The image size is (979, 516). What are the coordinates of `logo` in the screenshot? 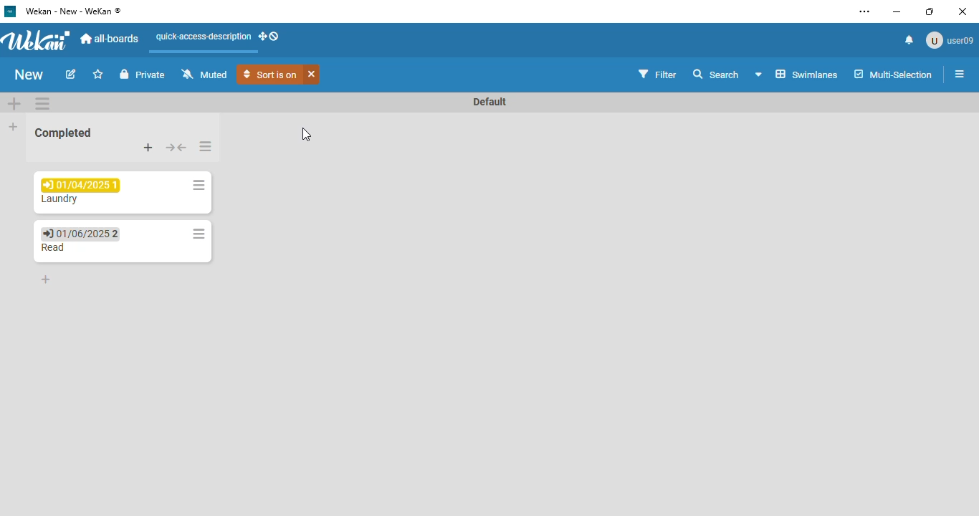 It's located at (11, 11).